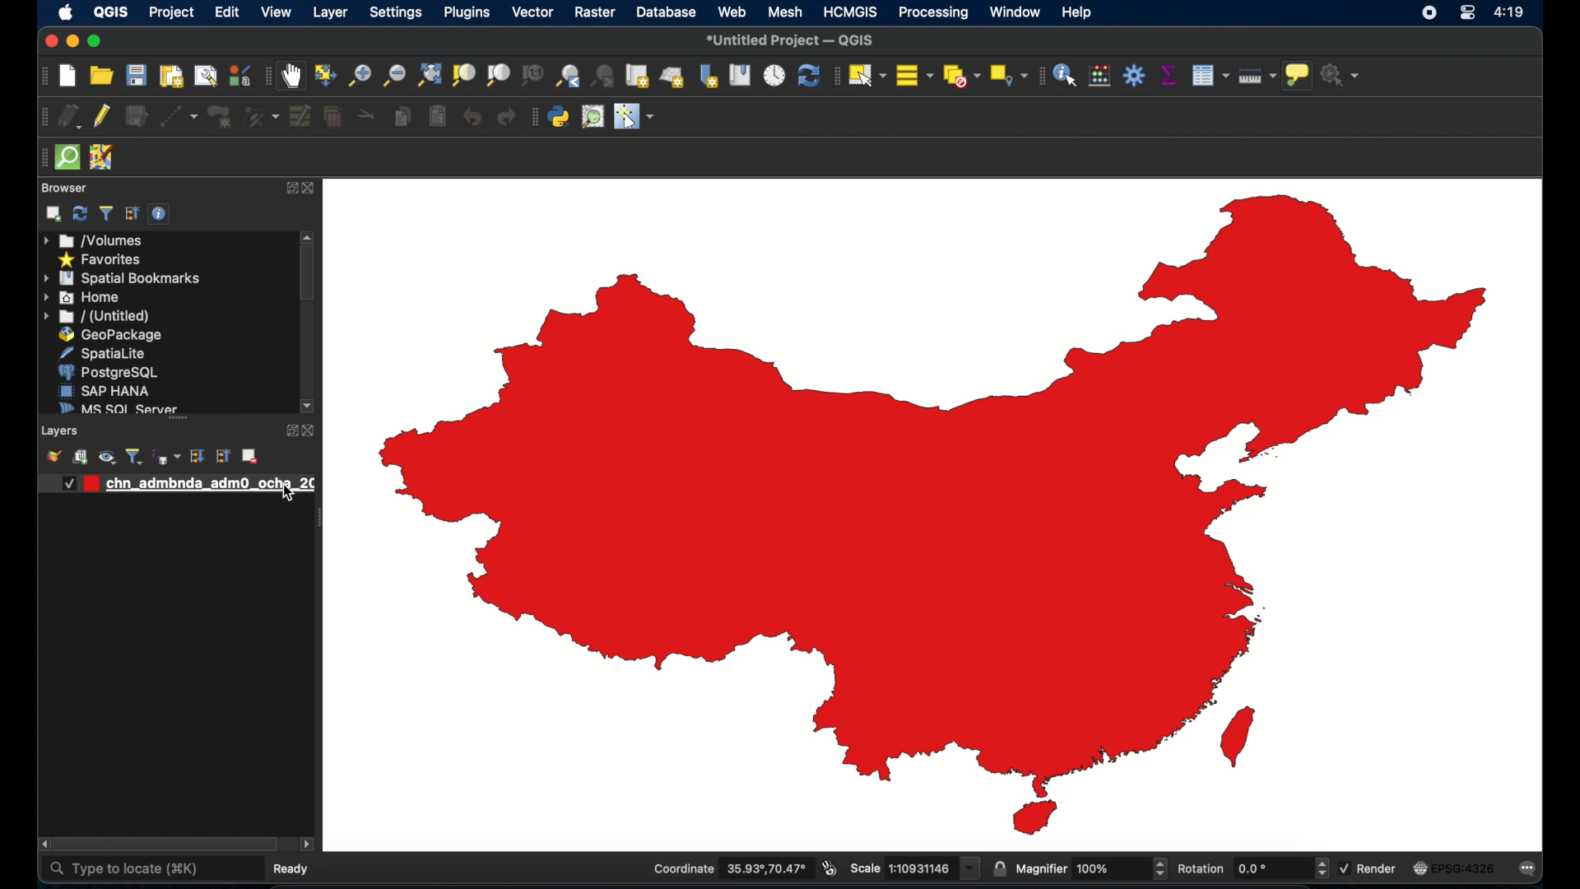  Describe the element at coordinates (933, 12) in the screenshot. I see `processing` at that location.